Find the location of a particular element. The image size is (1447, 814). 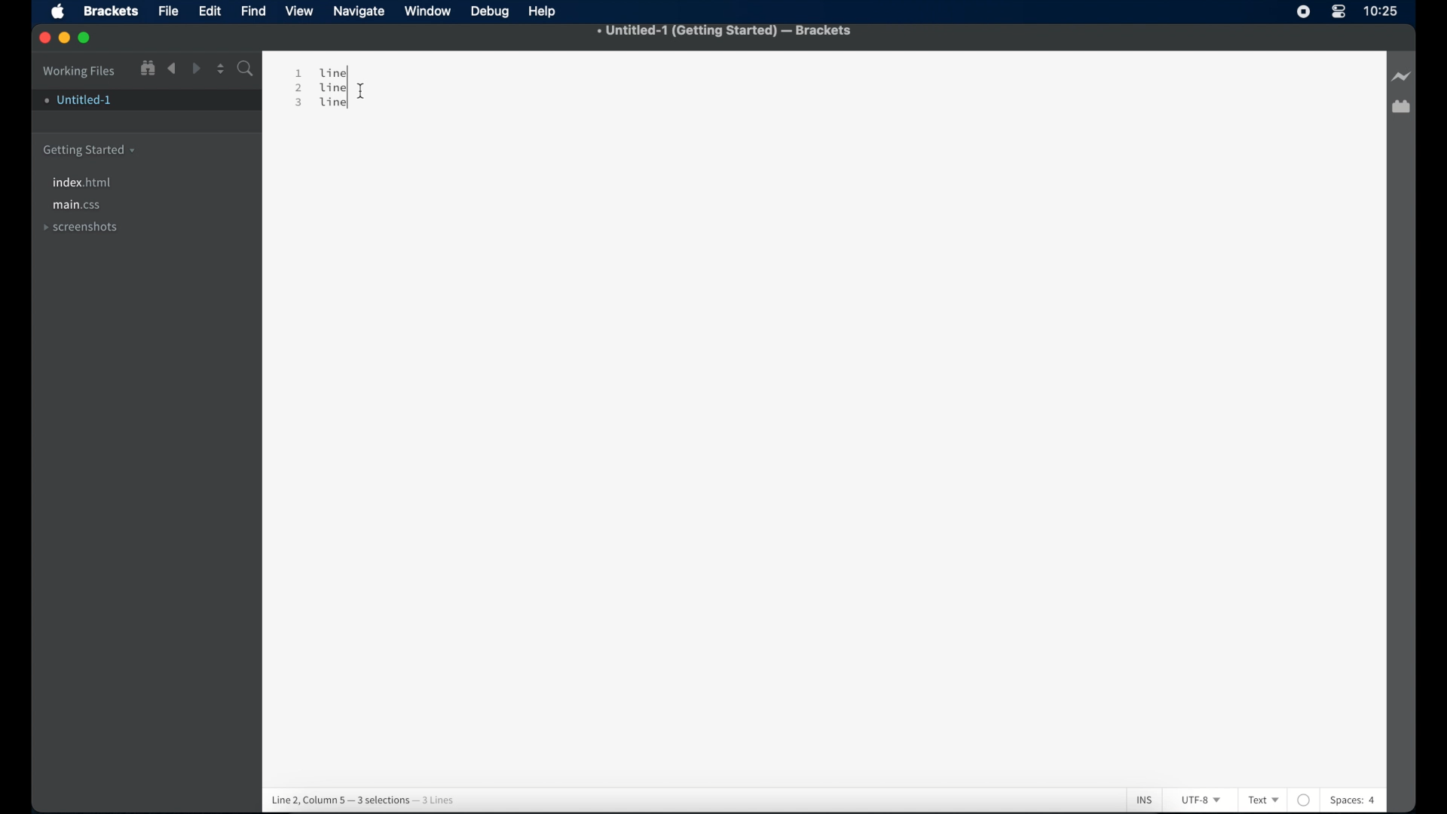

navigate backward is located at coordinates (173, 69).